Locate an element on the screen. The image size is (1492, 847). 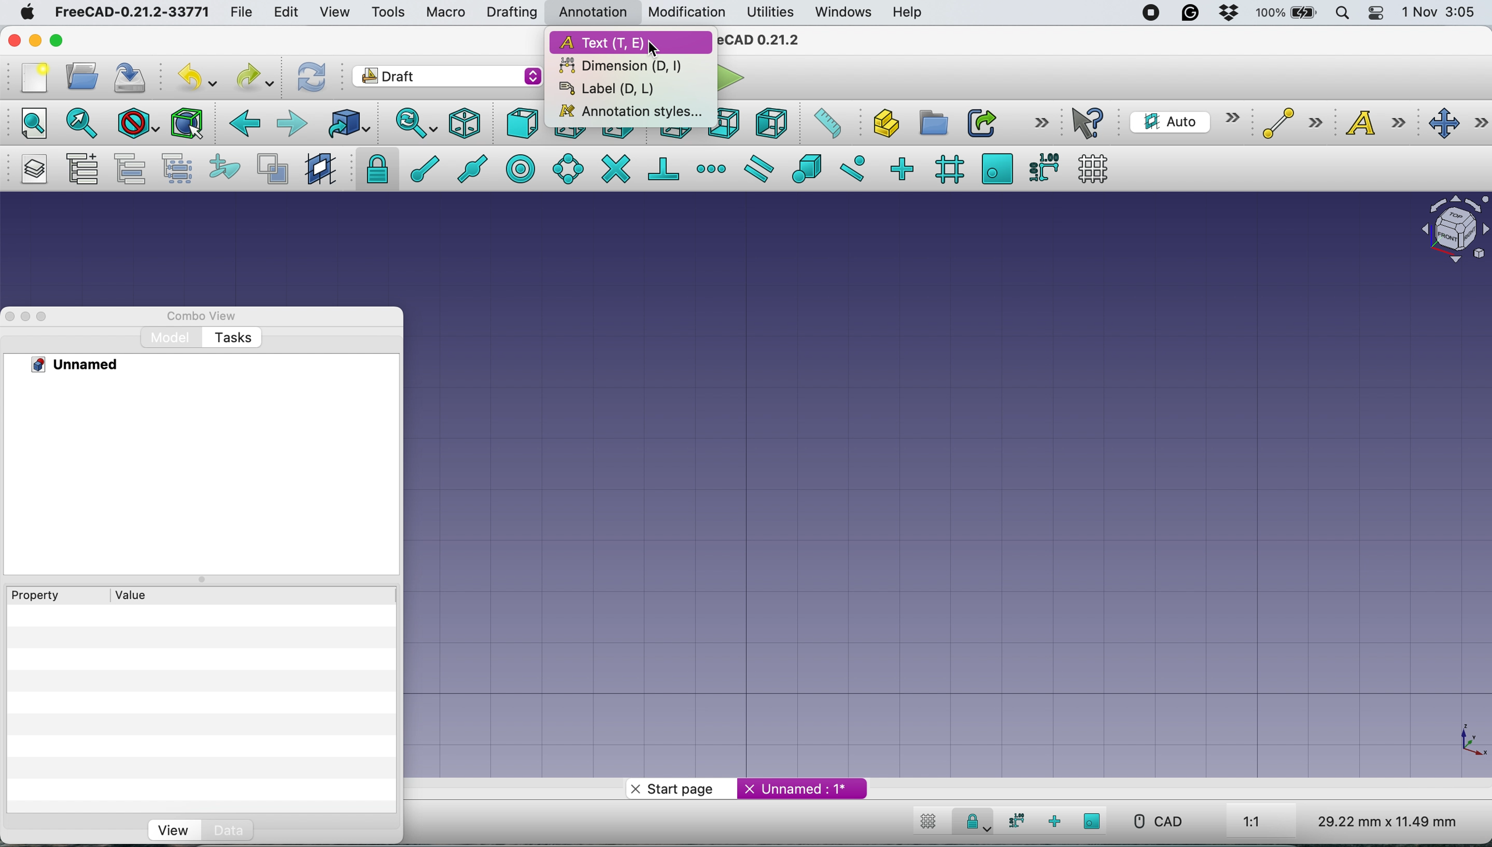
measure distance is located at coordinates (823, 123).